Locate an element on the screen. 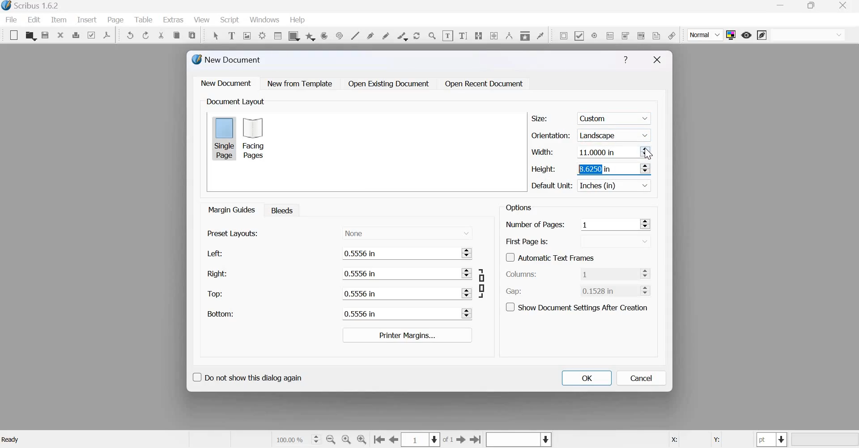  Options is located at coordinates (517, 207).